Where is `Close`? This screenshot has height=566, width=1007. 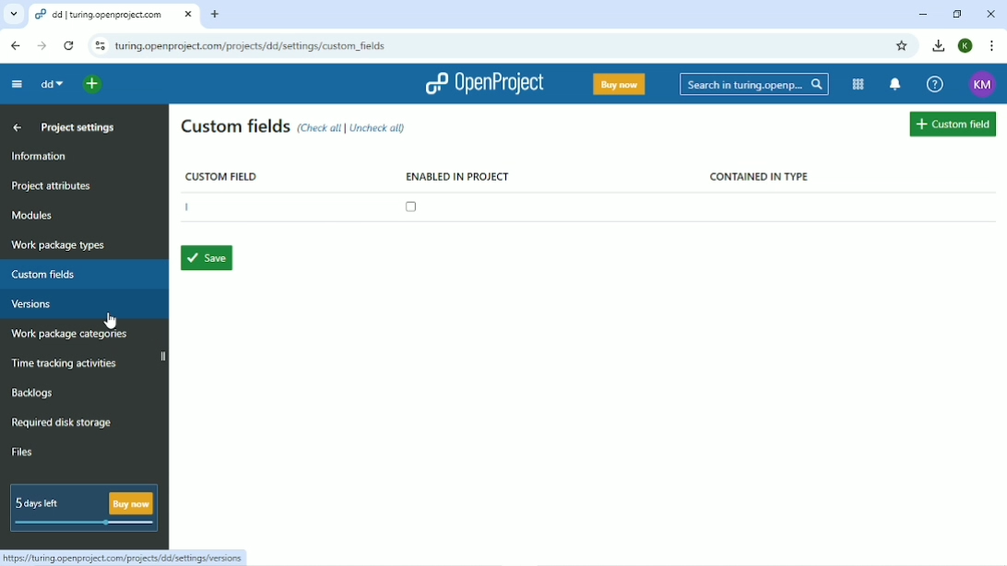 Close is located at coordinates (990, 14).